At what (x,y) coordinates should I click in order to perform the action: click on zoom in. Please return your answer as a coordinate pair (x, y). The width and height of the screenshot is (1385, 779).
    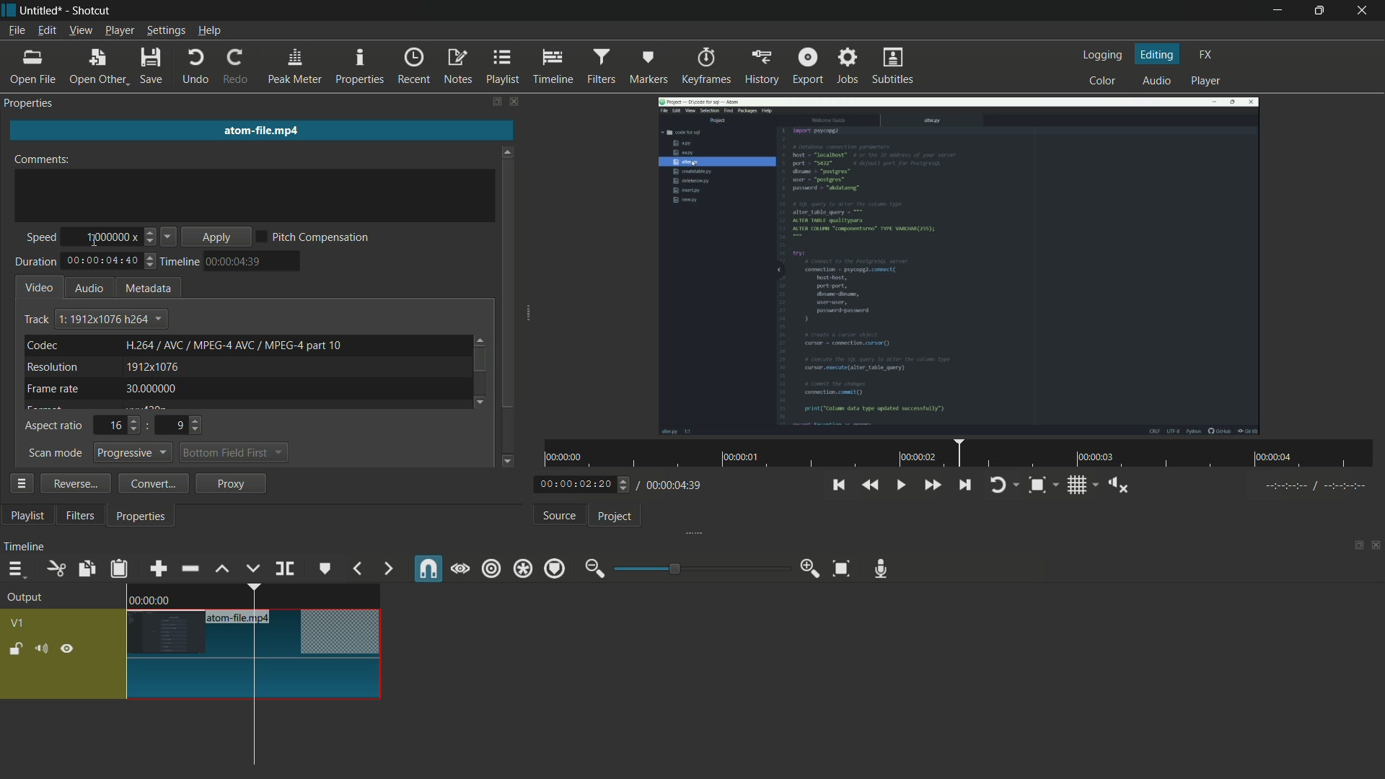
    Looking at the image, I should click on (812, 568).